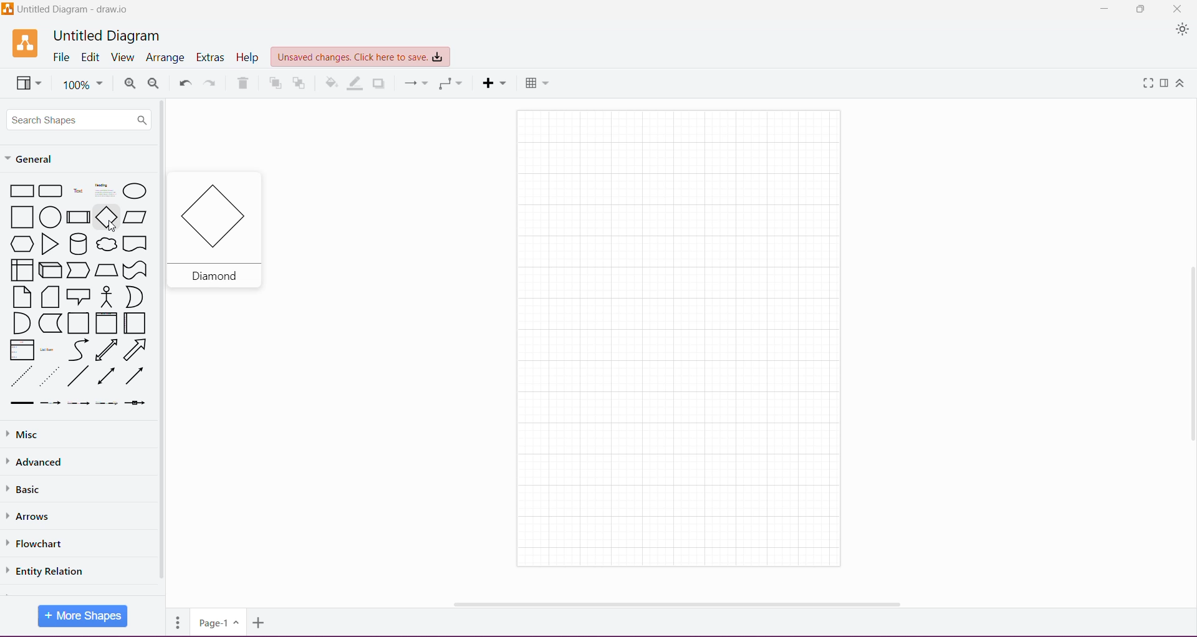 Image resolution: width=1197 pixels, height=637 pixels. What do you see at coordinates (417, 83) in the screenshot?
I see `Connection` at bounding box center [417, 83].